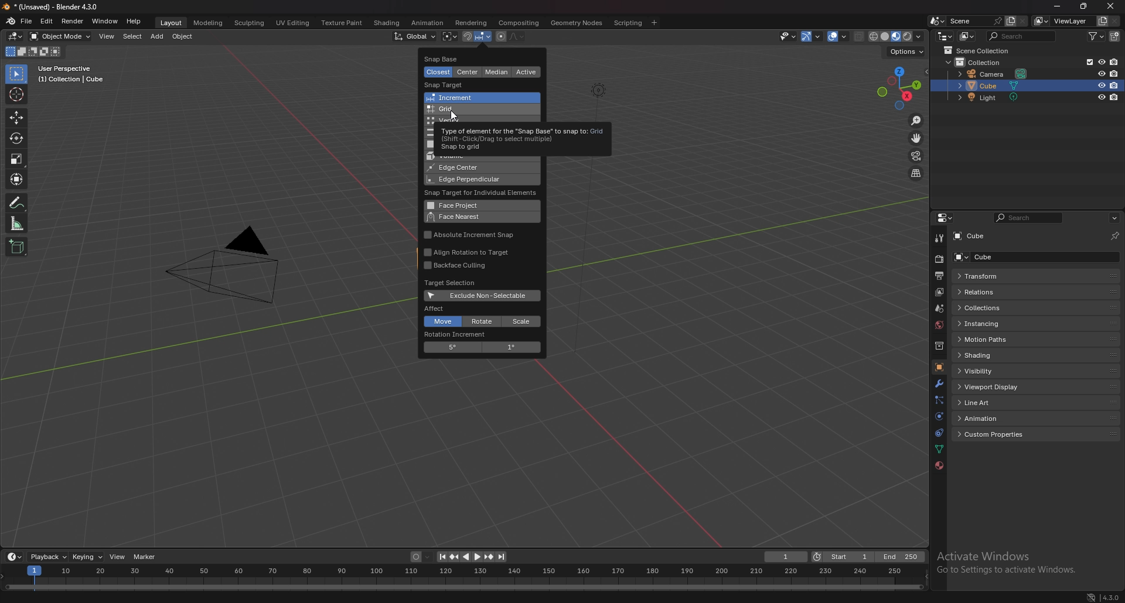 The image size is (1125, 603). I want to click on view, so click(118, 557).